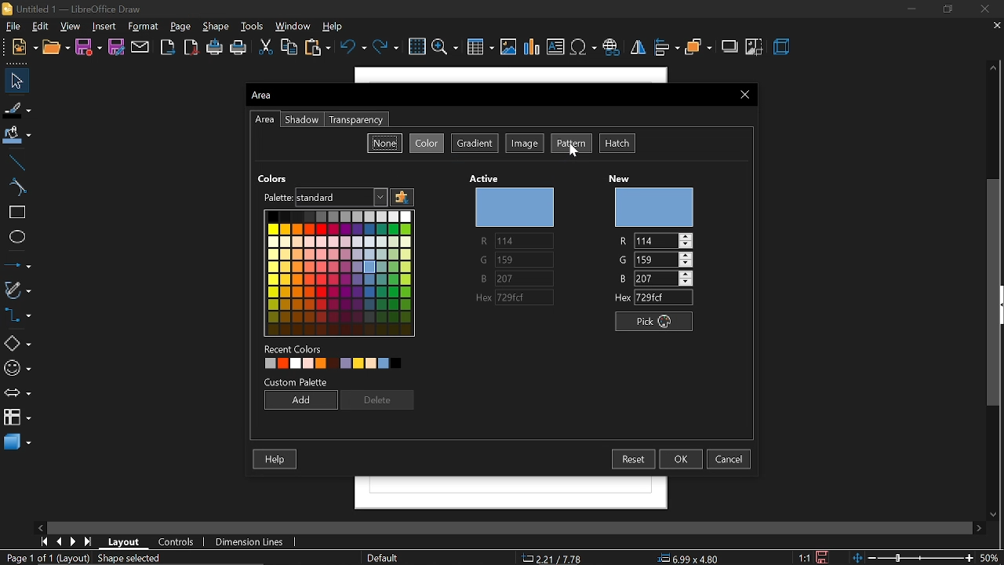  Describe the element at coordinates (16, 315) in the screenshot. I see `connector` at that location.